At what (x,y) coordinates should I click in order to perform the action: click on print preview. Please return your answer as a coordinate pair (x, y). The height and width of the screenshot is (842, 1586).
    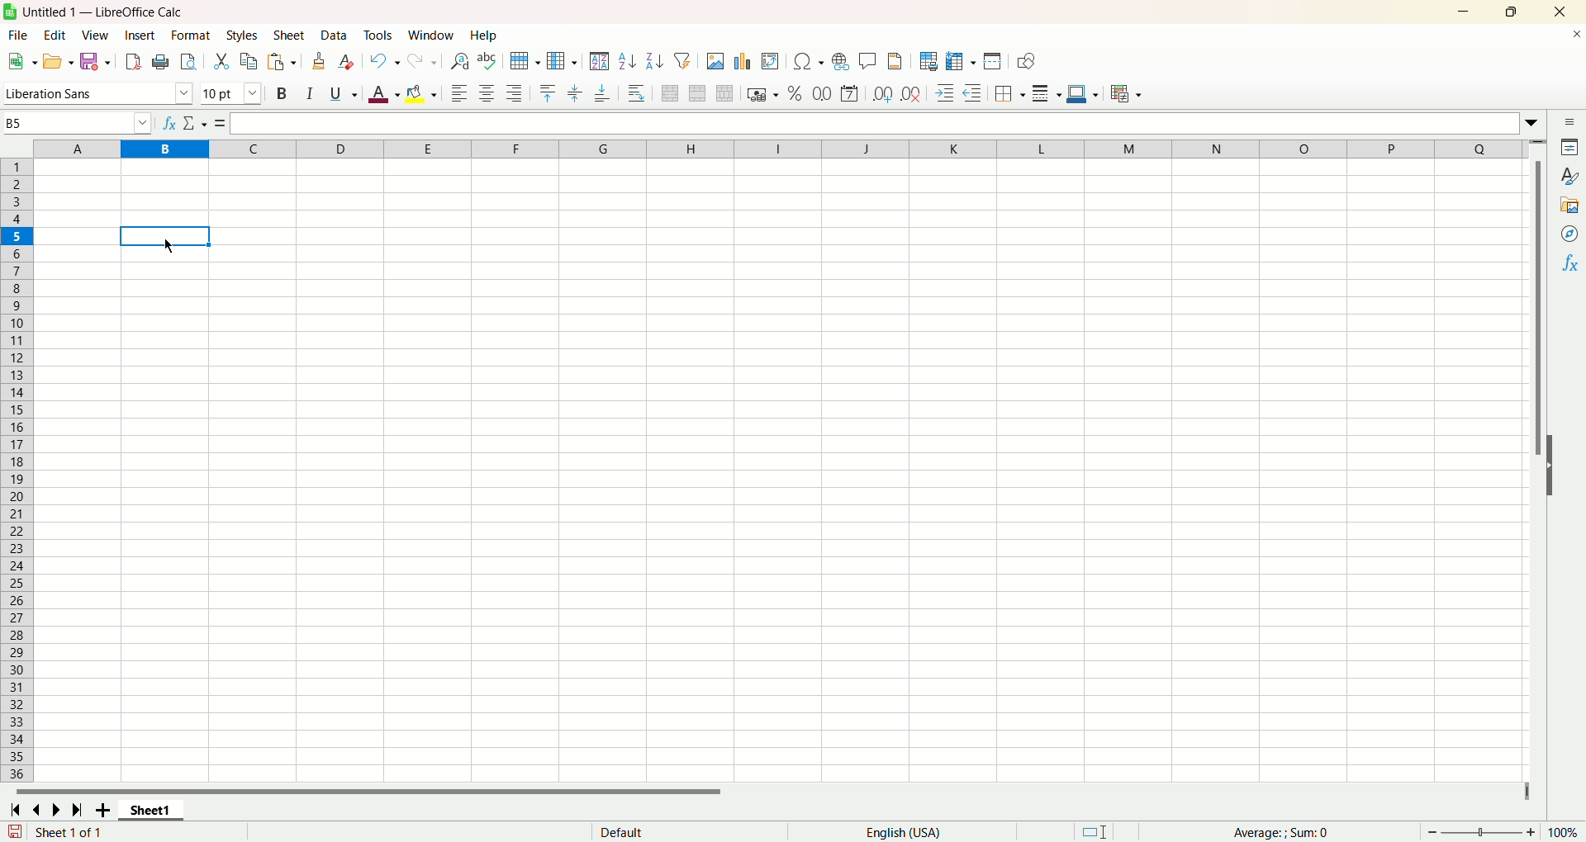
    Looking at the image, I should click on (189, 60).